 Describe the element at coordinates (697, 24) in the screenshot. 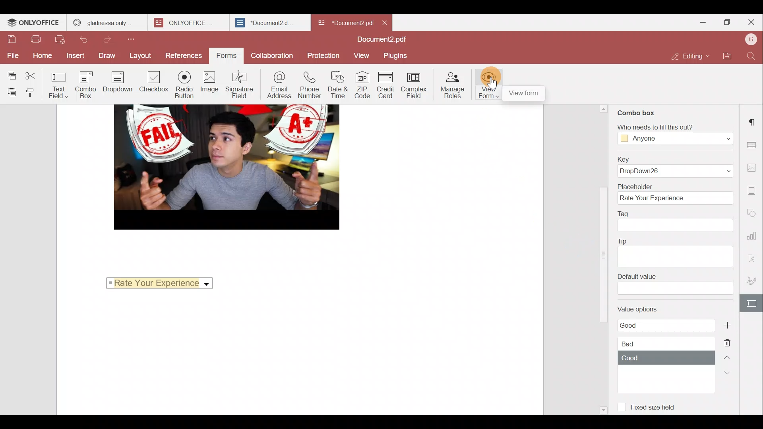

I see `Minimize` at that location.